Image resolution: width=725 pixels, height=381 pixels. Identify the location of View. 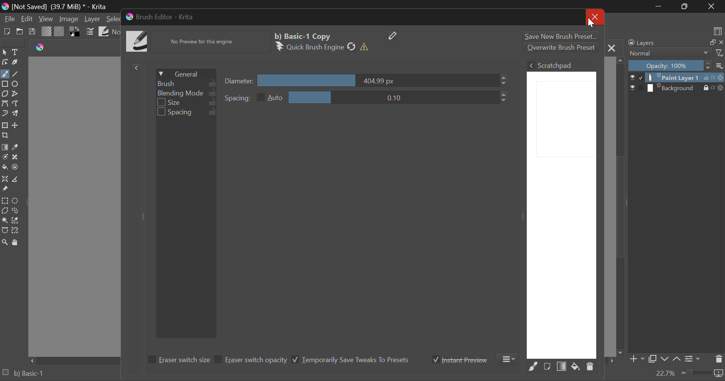
(46, 19).